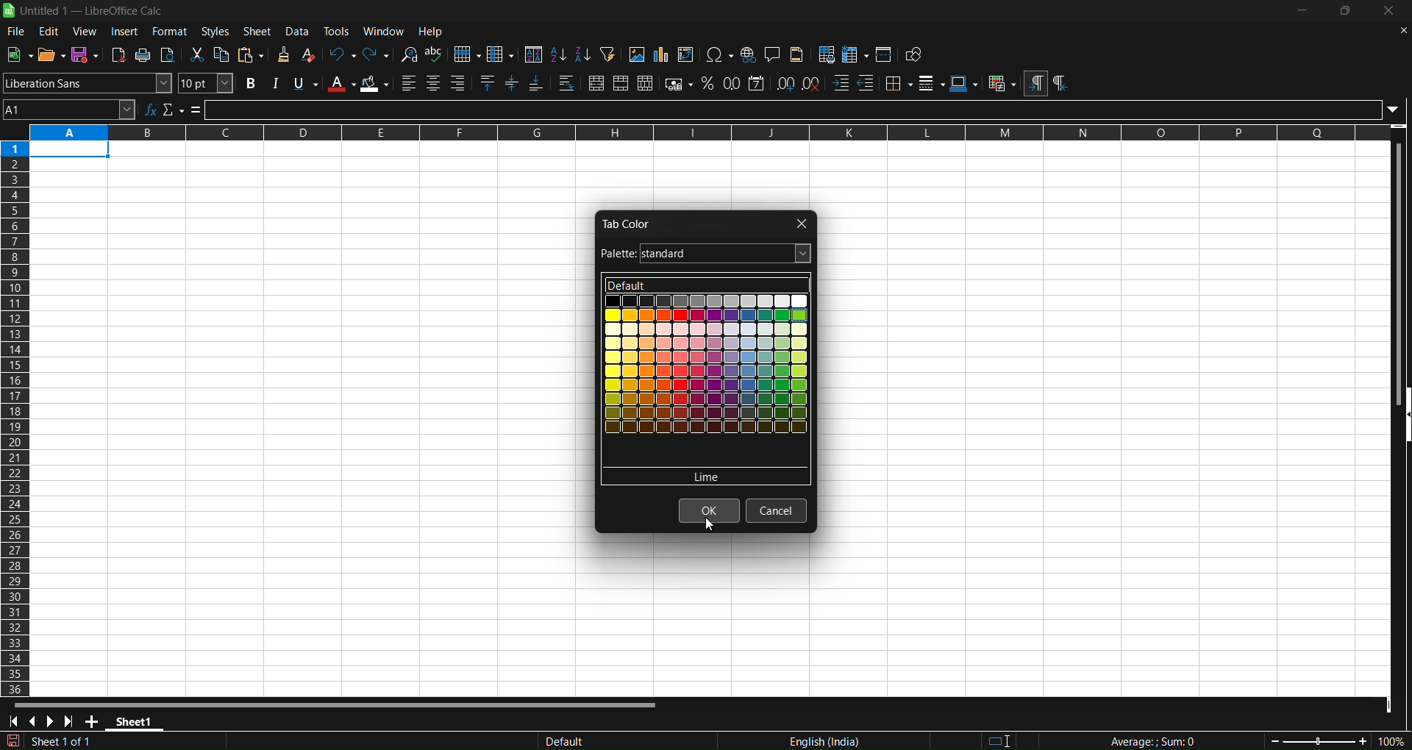 The width and height of the screenshot is (1412, 750). Describe the element at coordinates (757, 83) in the screenshot. I see `format as date` at that location.